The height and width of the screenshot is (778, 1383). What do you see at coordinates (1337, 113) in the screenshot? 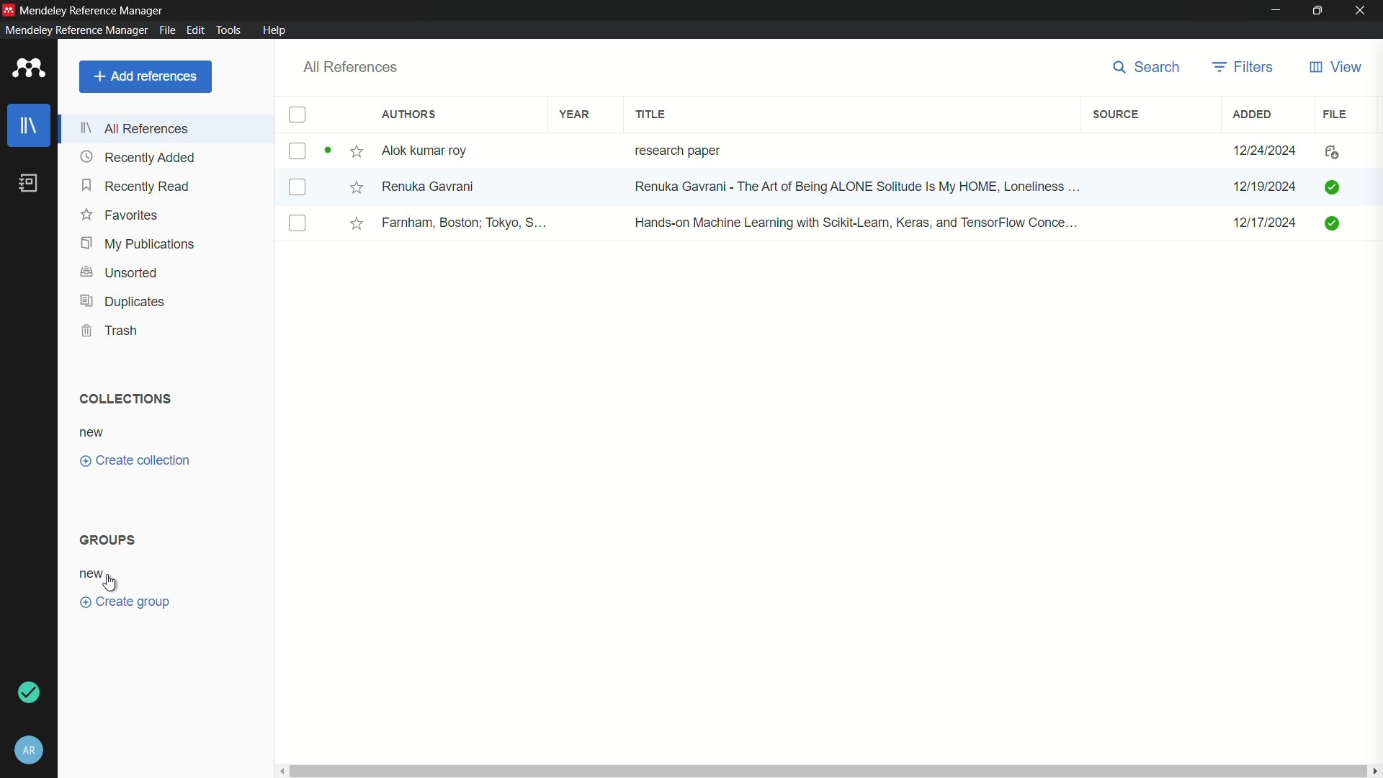
I see `file` at bounding box center [1337, 113].